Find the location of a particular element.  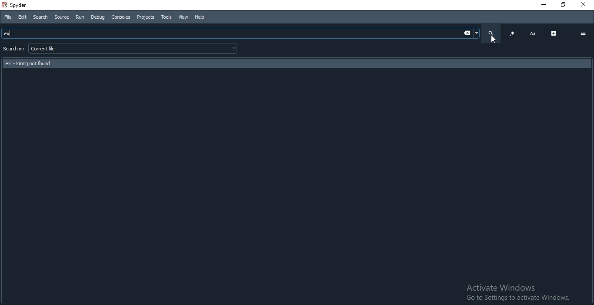

Consoles is located at coordinates (121, 17).